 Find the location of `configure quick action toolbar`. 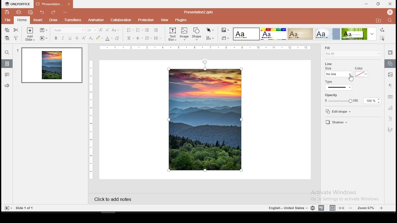

configure quick action toolbar is located at coordinates (65, 13).